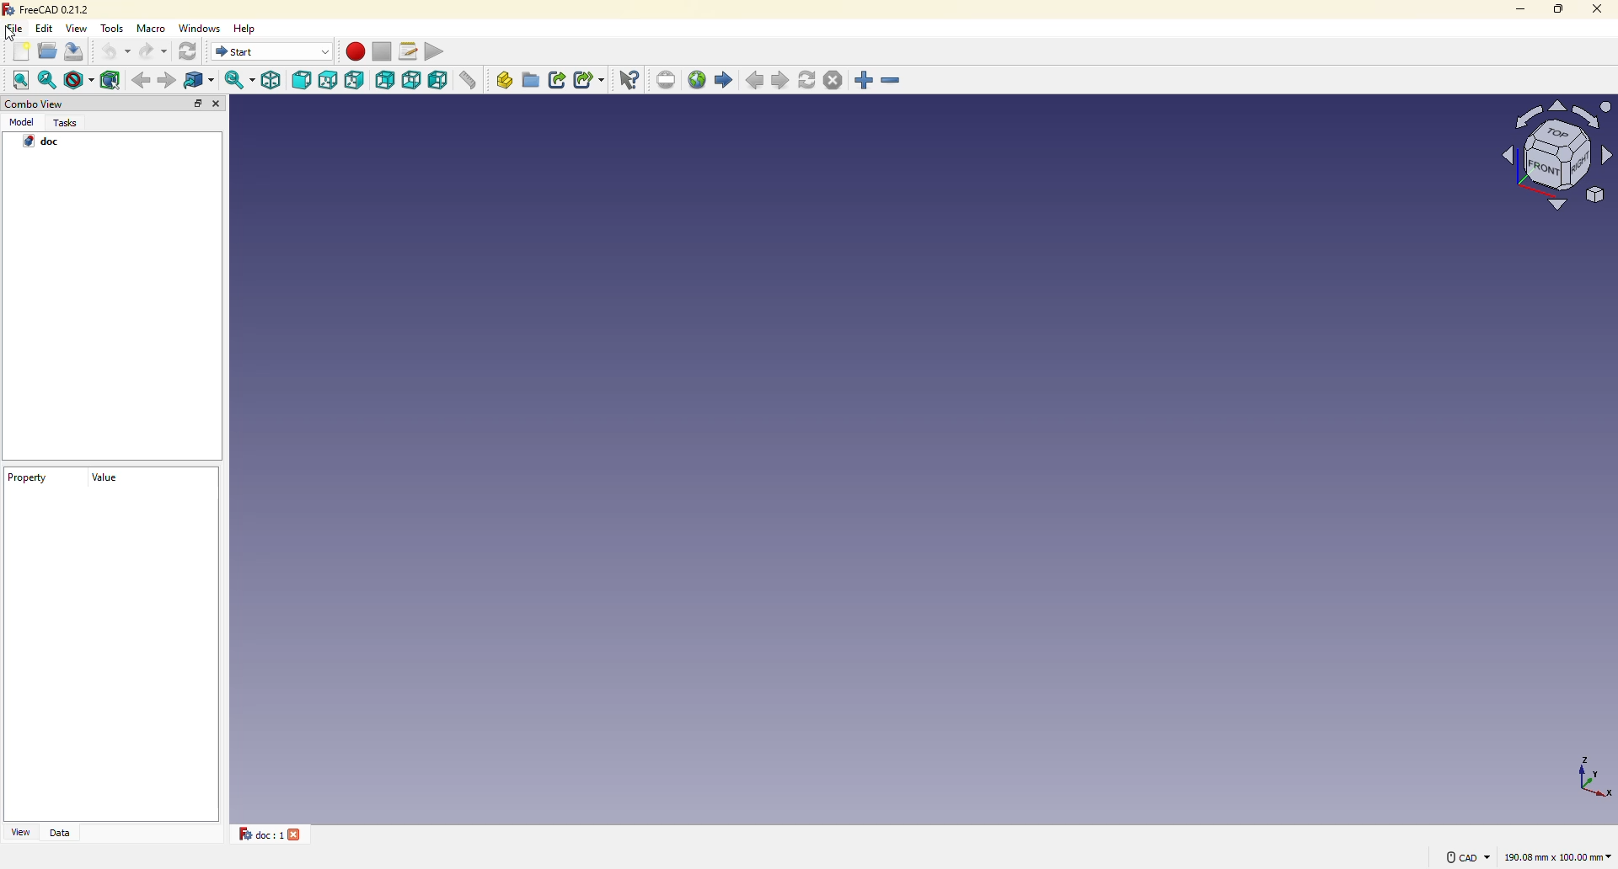 The width and height of the screenshot is (1618, 869). Describe the element at coordinates (62, 833) in the screenshot. I see `data` at that location.